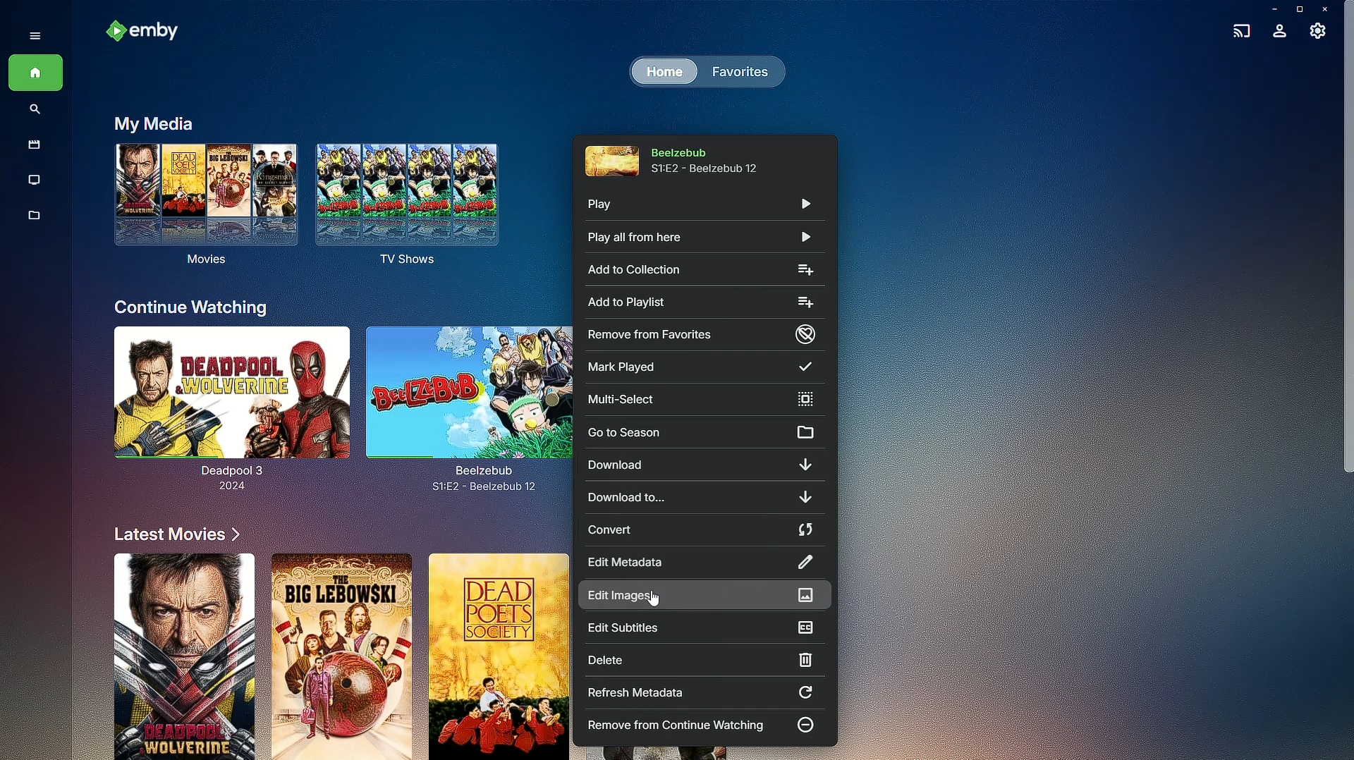  What do you see at coordinates (697, 660) in the screenshot?
I see `Delete` at bounding box center [697, 660].